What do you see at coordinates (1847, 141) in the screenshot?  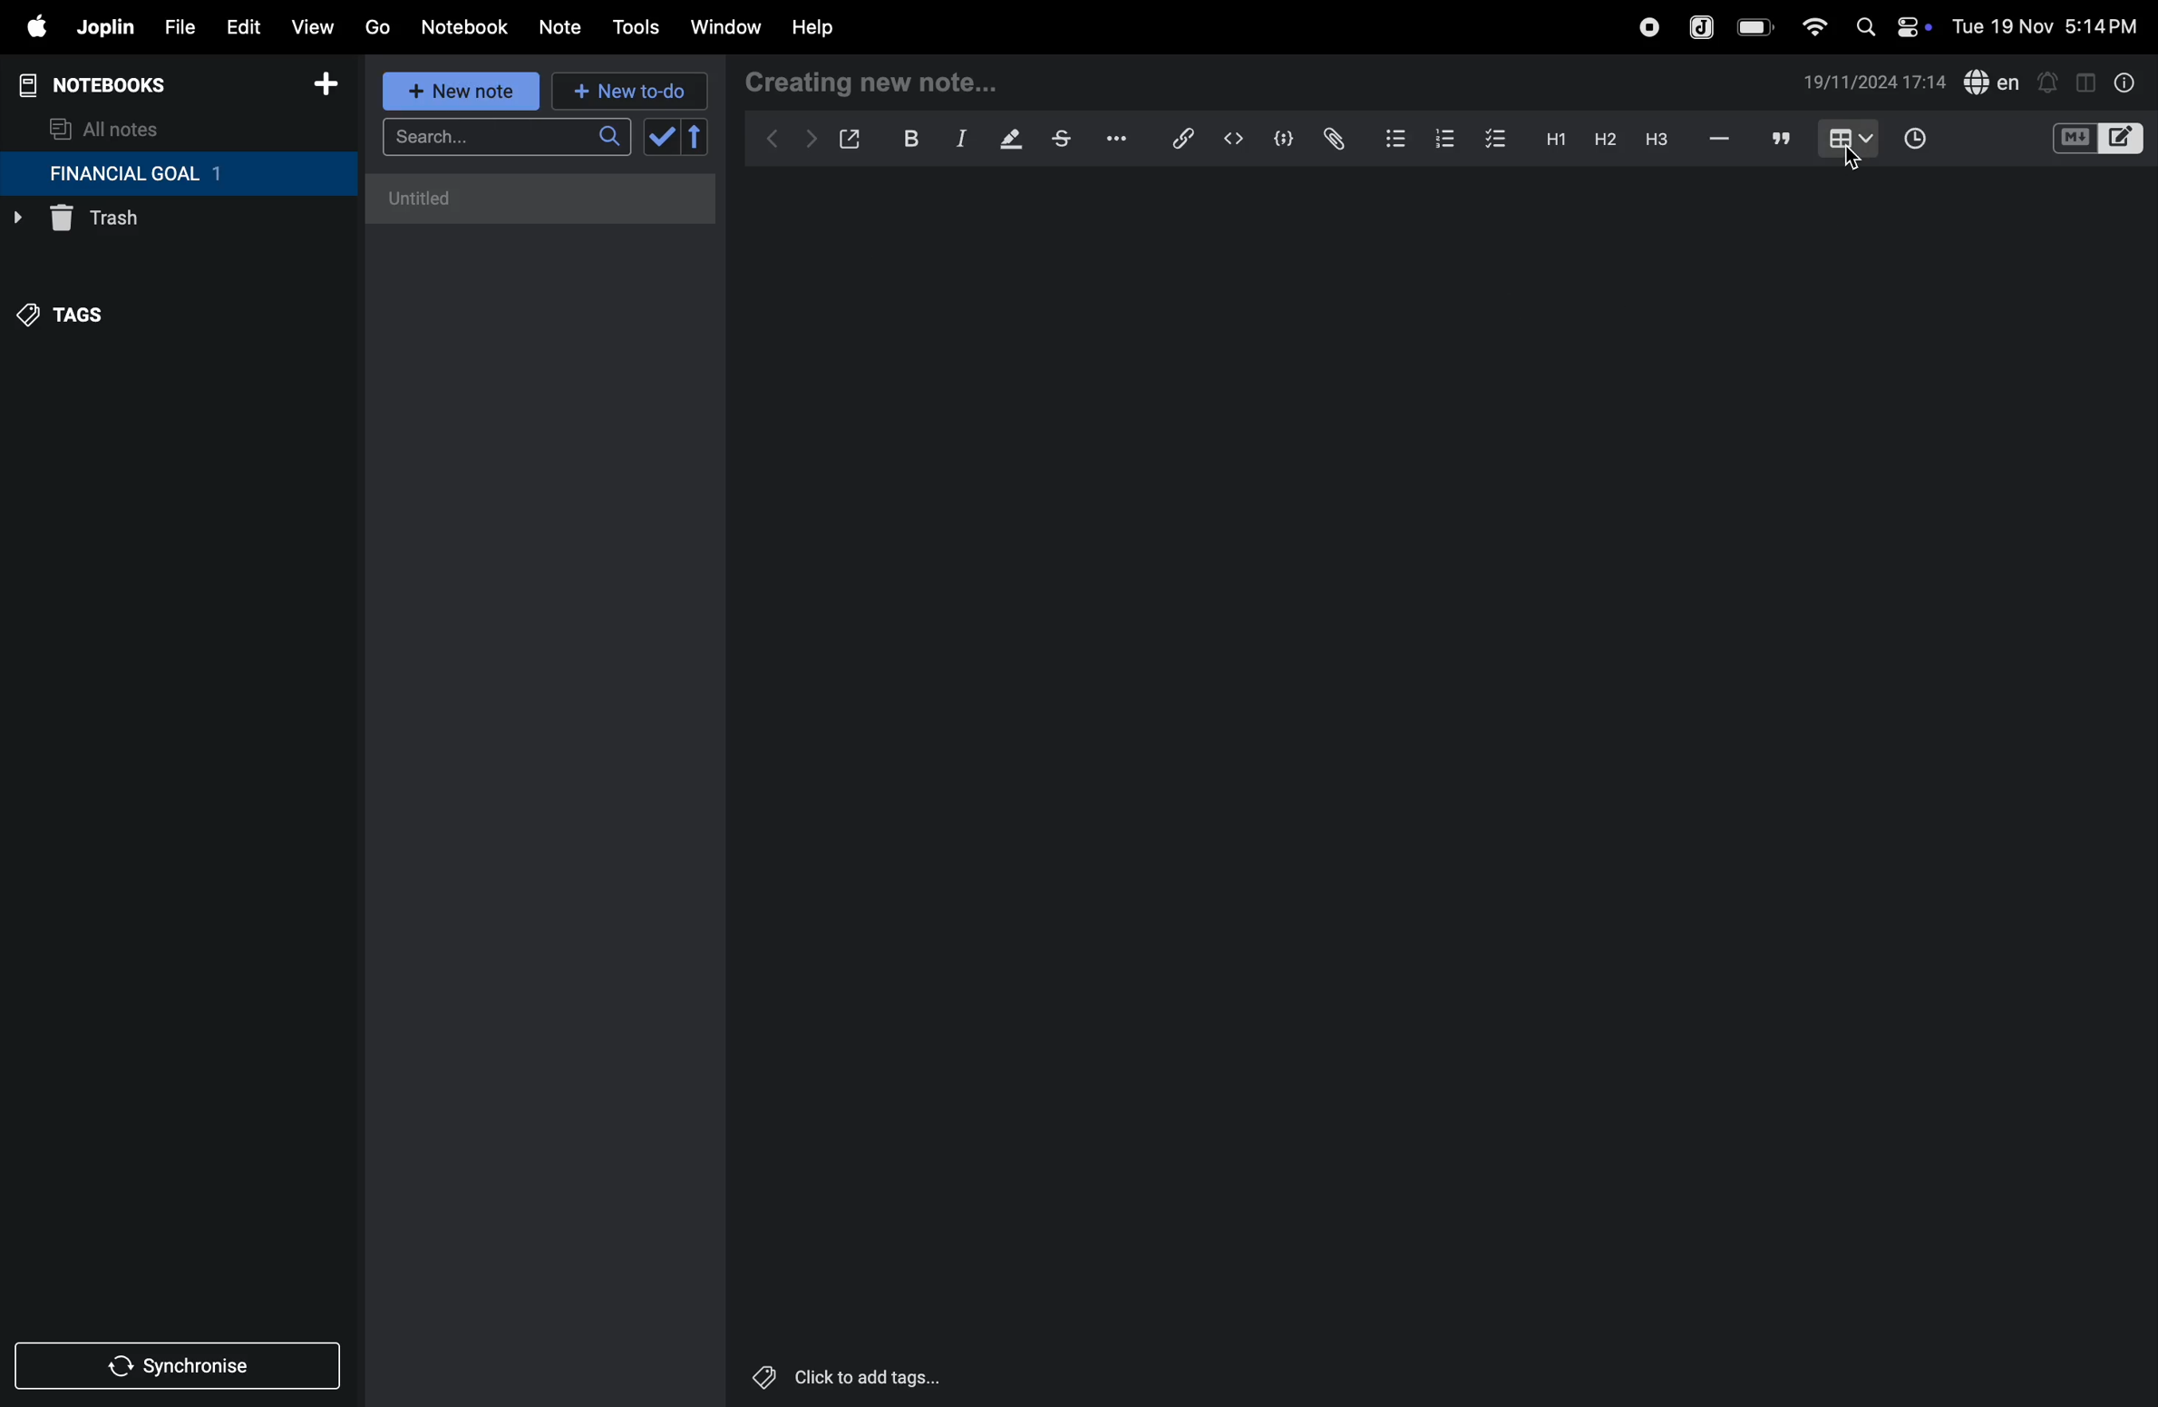 I see `insert table` at bounding box center [1847, 141].